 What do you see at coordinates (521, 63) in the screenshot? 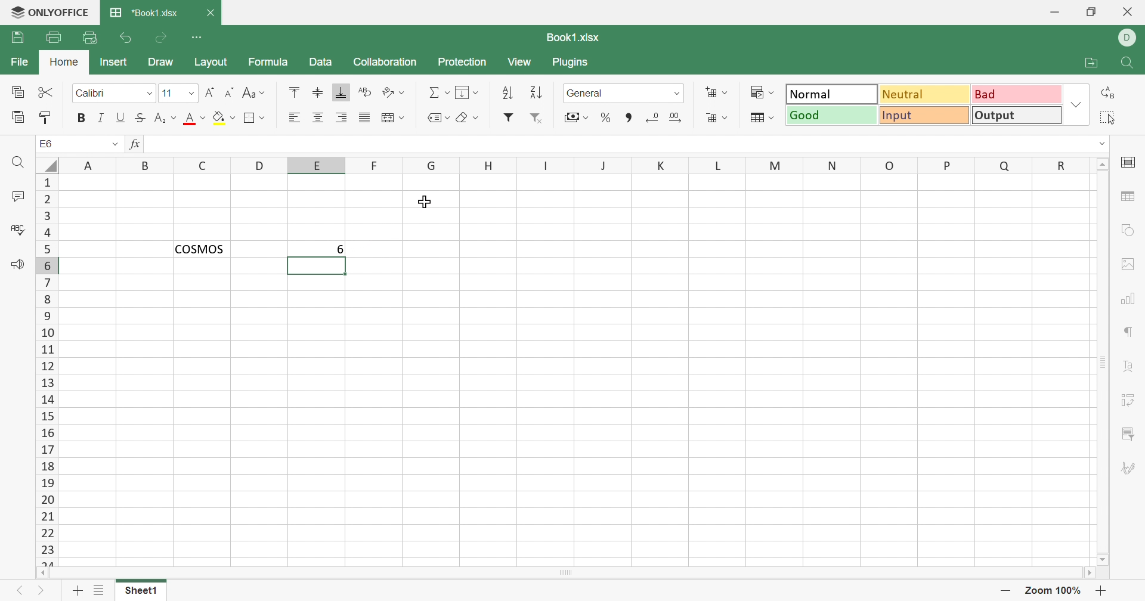
I see `View` at bounding box center [521, 63].